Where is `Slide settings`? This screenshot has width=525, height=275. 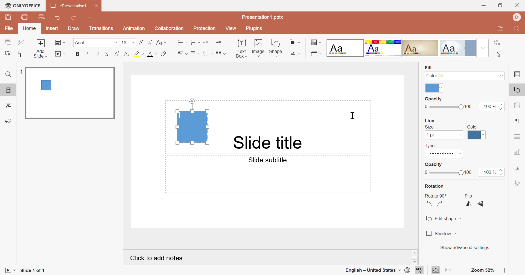
Slide settings is located at coordinates (518, 75).